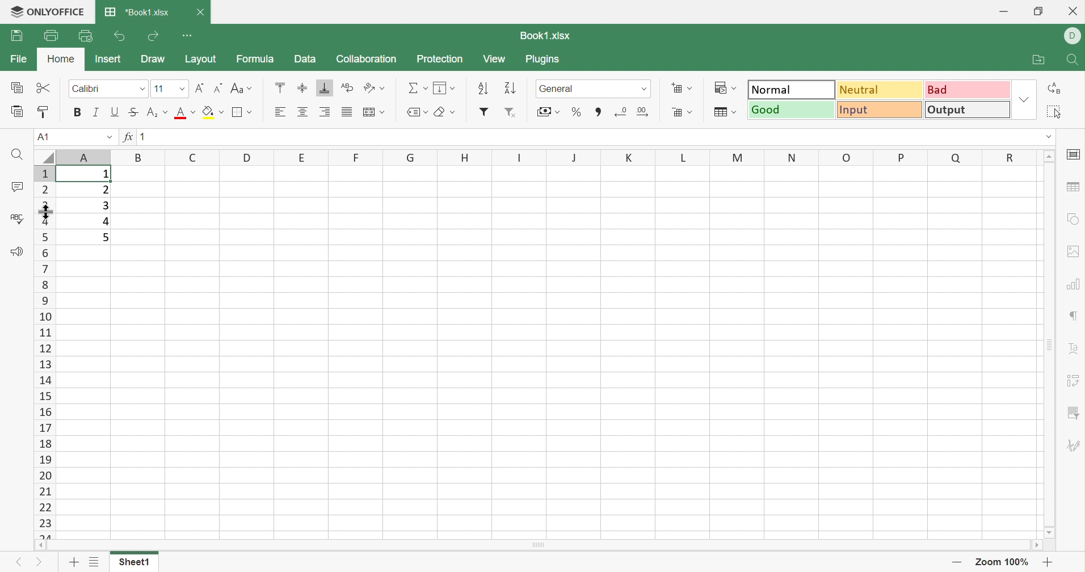 This screenshot has height=572, width=1085. What do you see at coordinates (440, 86) in the screenshot?
I see `Fill` at bounding box center [440, 86].